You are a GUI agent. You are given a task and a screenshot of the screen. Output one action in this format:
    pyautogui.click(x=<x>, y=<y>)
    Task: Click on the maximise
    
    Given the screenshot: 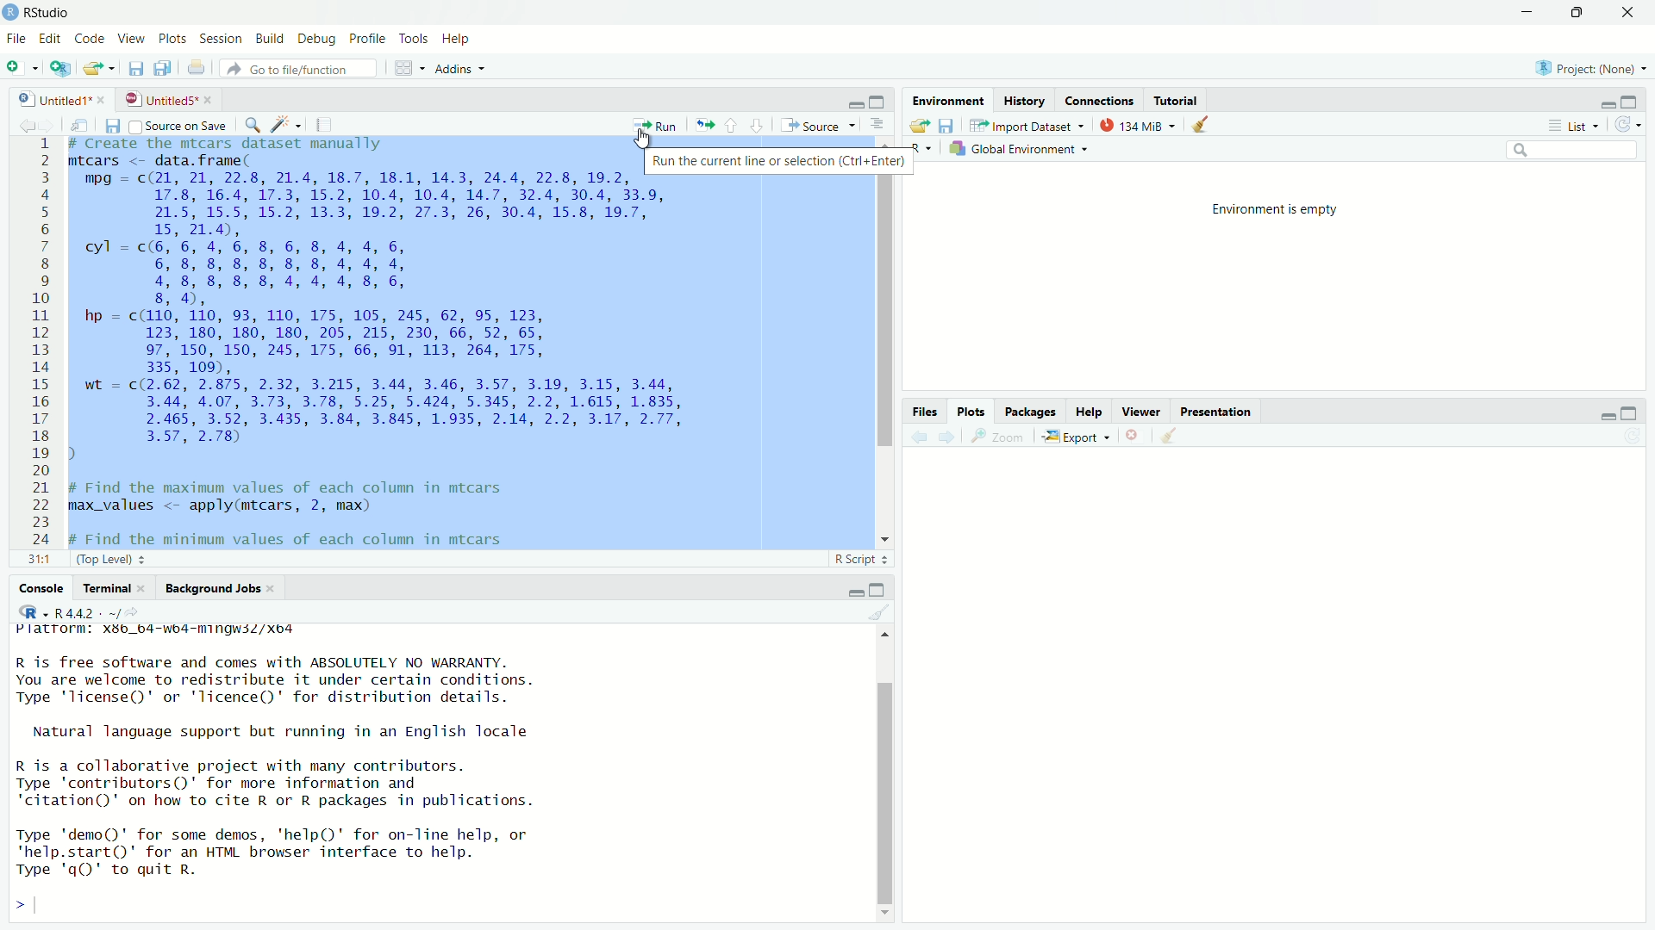 What is the action you would take?
    pyautogui.click(x=1583, y=15)
    